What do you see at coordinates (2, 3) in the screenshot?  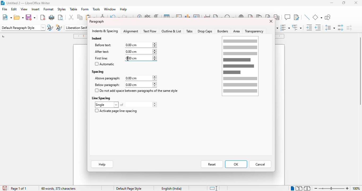 I see `logo` at bounding box center [2, 3].